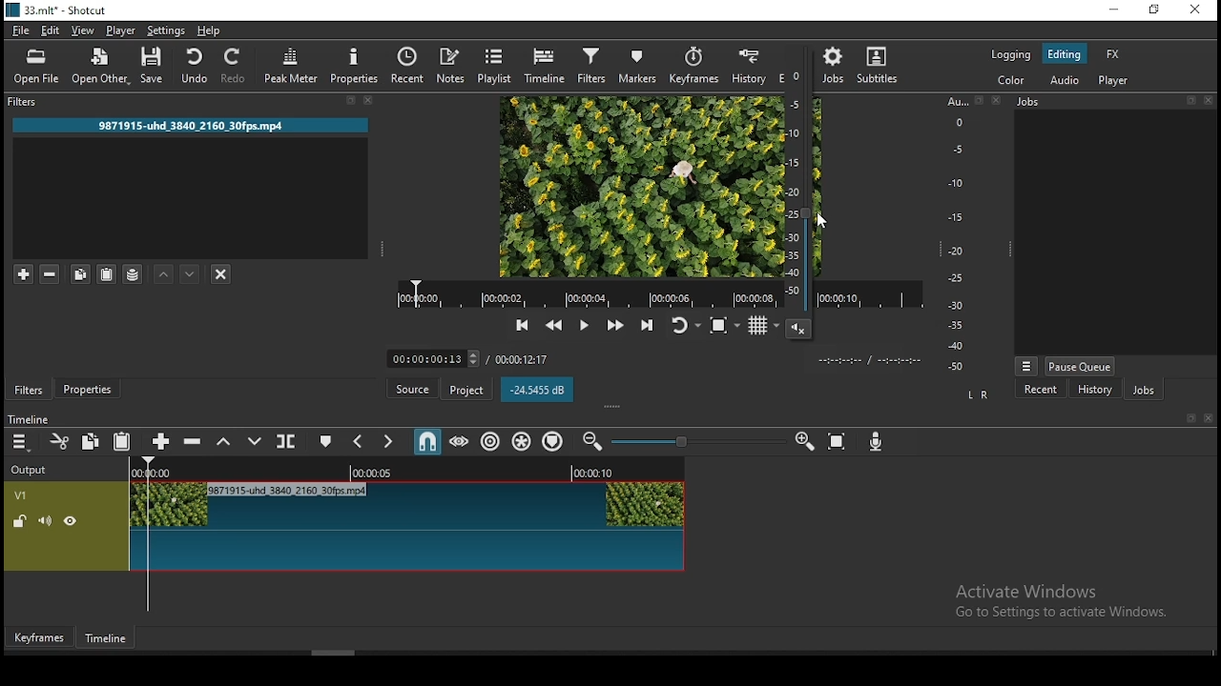 Image resolution: width=1221 pixels, height=686 pixels. I want to click on jobs, so click(837, 66).